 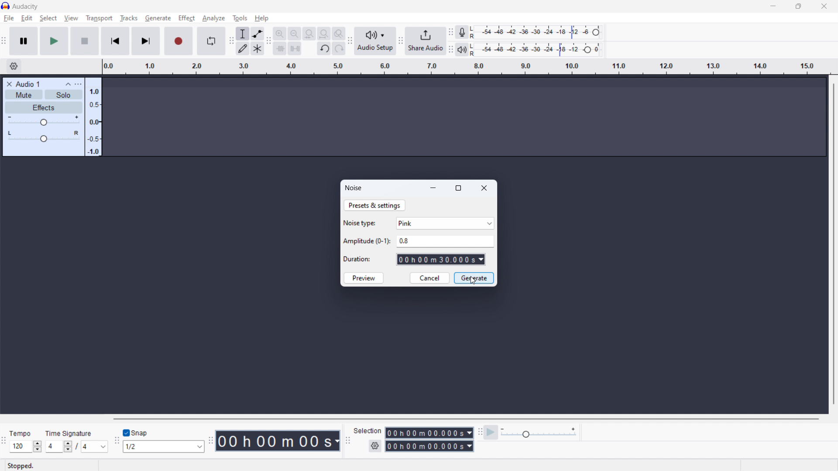 What do you see at coordinates (294, 33) in the screenshot?
I see `zoom out` at bounding box center [294, 33].